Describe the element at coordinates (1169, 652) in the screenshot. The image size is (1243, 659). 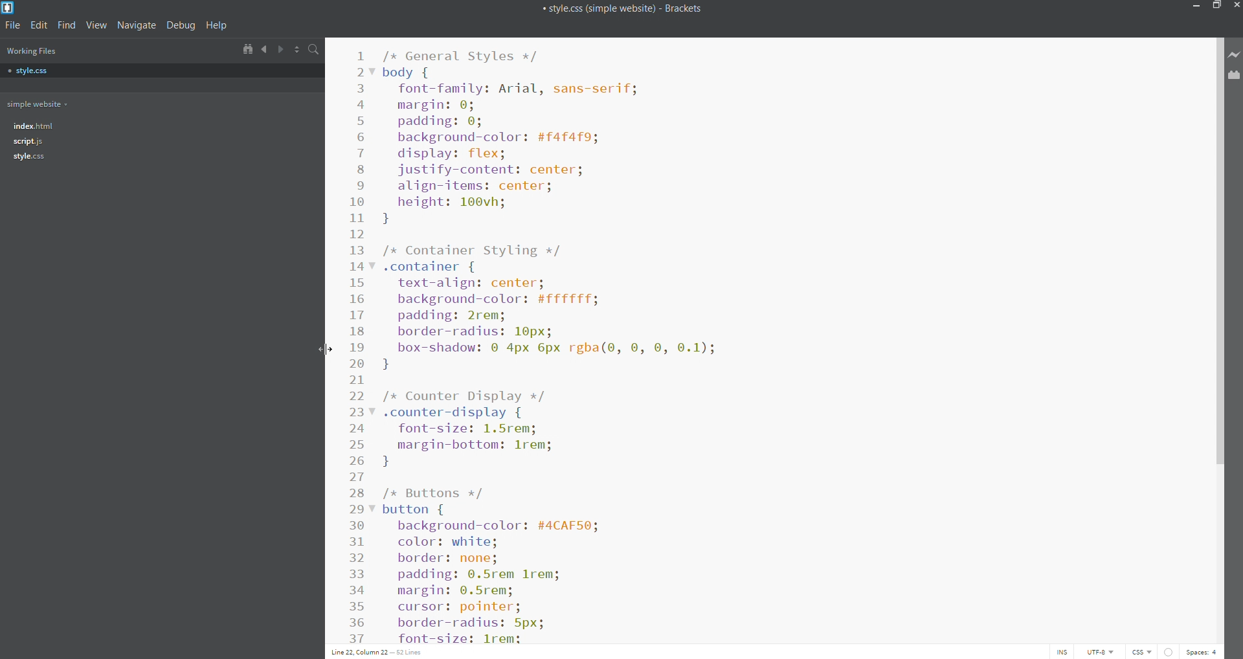
I see `show error` at that location.